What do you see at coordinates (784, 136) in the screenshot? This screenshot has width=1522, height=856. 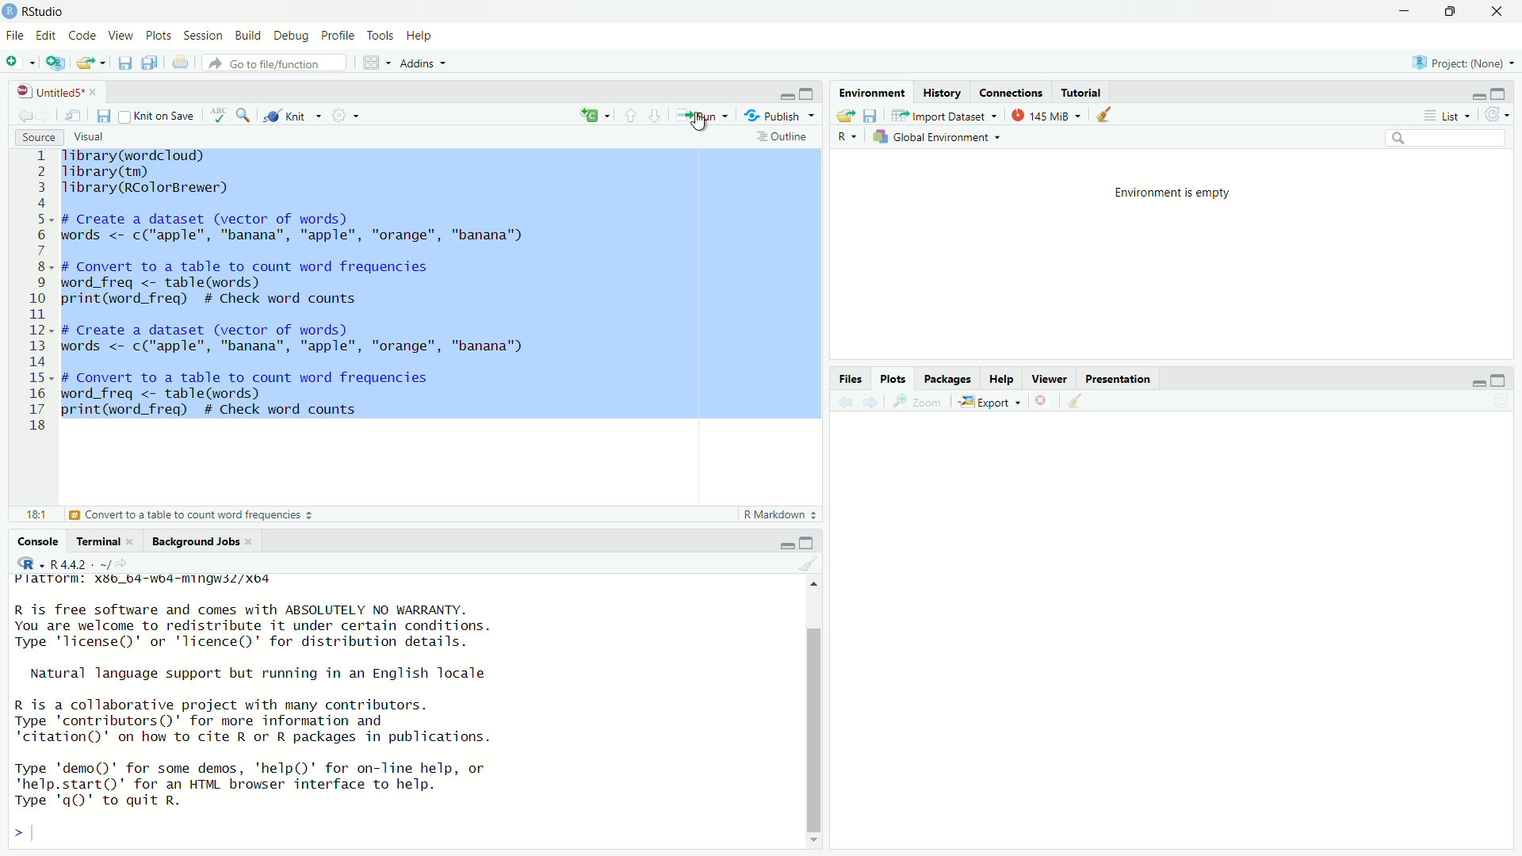 I see `Outiline` at bounding box center [784, 136].